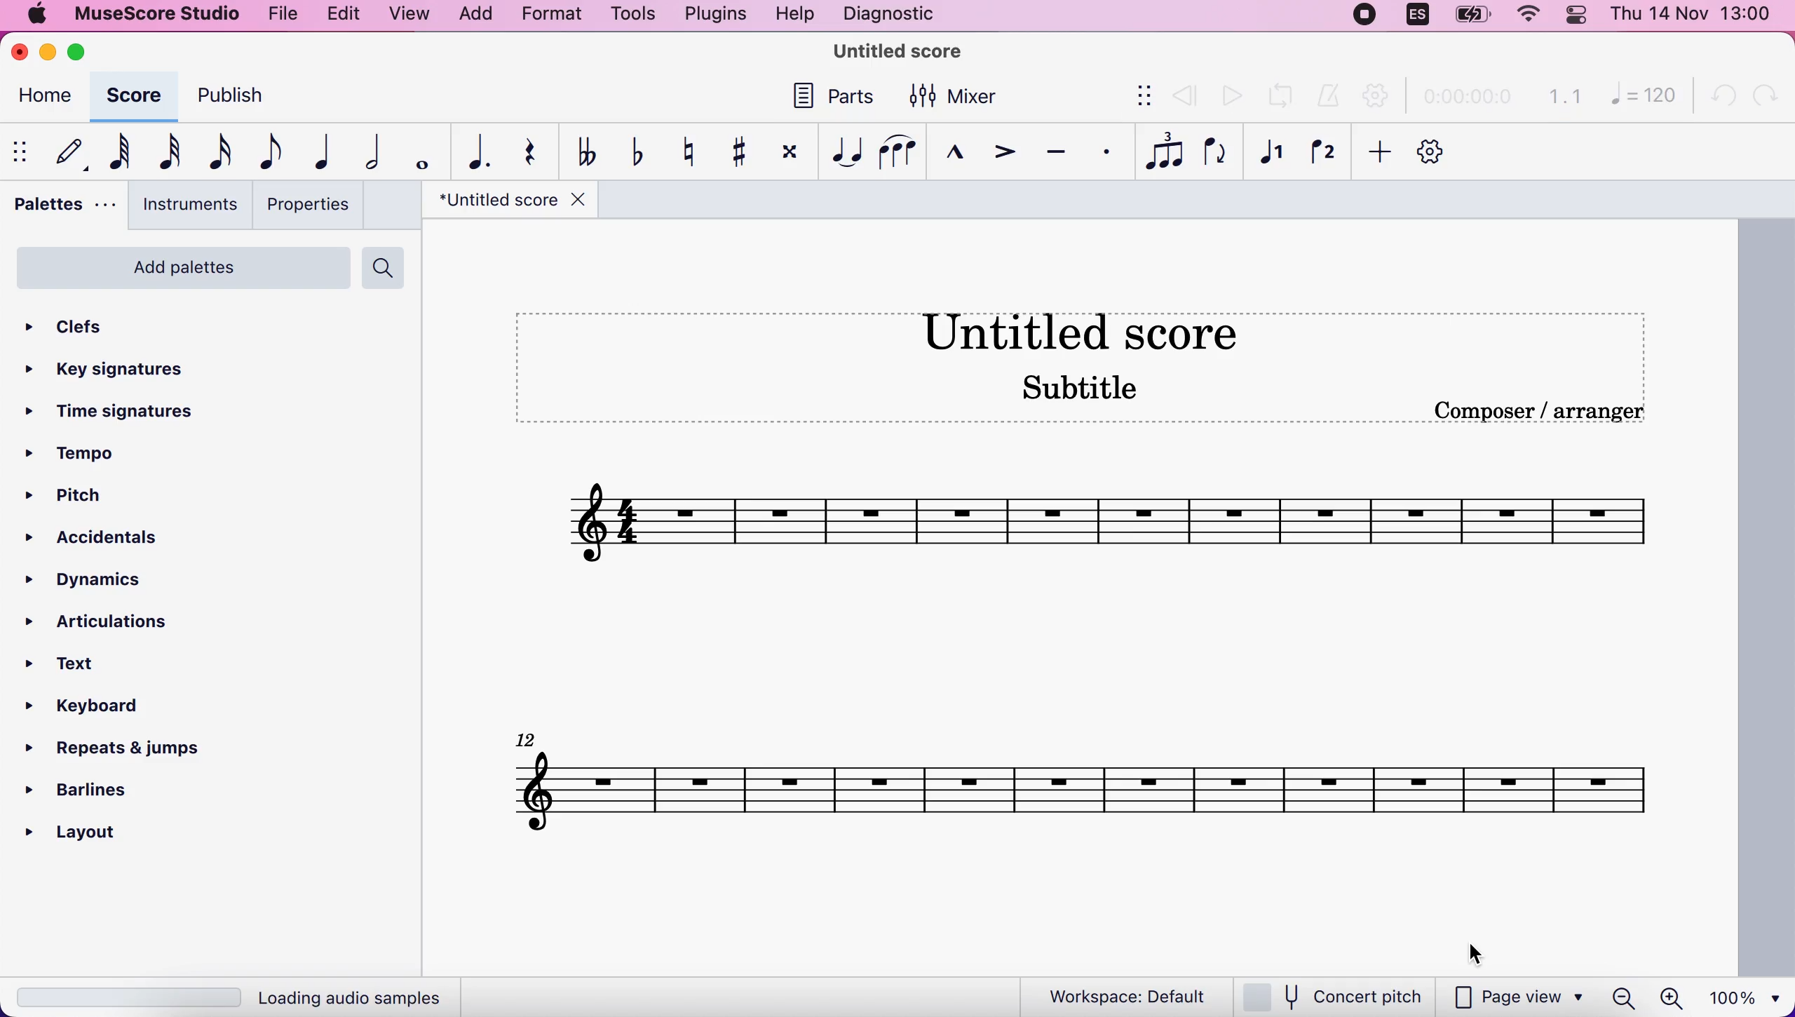  What do you see at coordinates (138, 100) in the screenshot?
I see `score` at bounding box center [138, 100].